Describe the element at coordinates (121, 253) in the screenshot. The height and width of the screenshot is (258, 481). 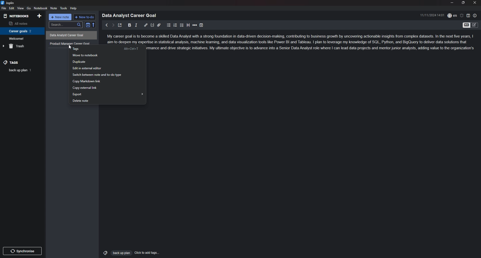
I see `Back up plan` at that location.